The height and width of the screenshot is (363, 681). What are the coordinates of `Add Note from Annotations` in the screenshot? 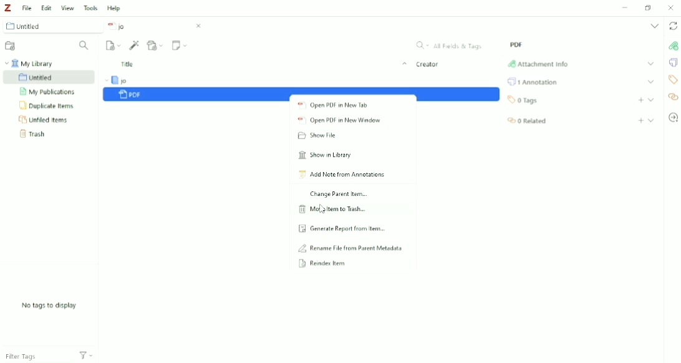 It's located at (342, 175).